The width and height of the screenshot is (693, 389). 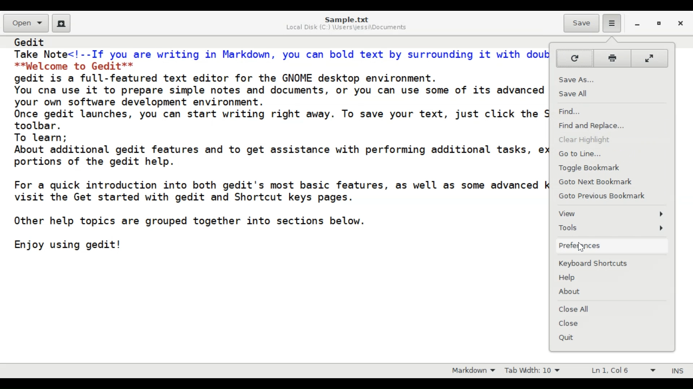 I want to click on Help, so click(x=611, y=278).